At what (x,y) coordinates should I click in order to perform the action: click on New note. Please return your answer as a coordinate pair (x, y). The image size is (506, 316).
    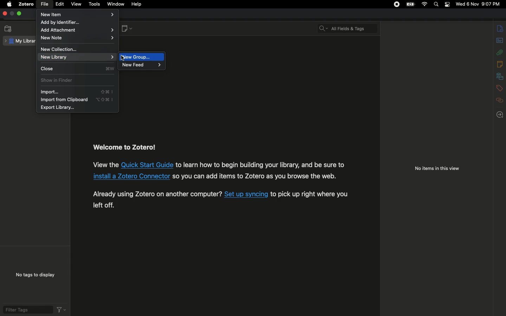
    Looking at the image, I should click on (126, 29).